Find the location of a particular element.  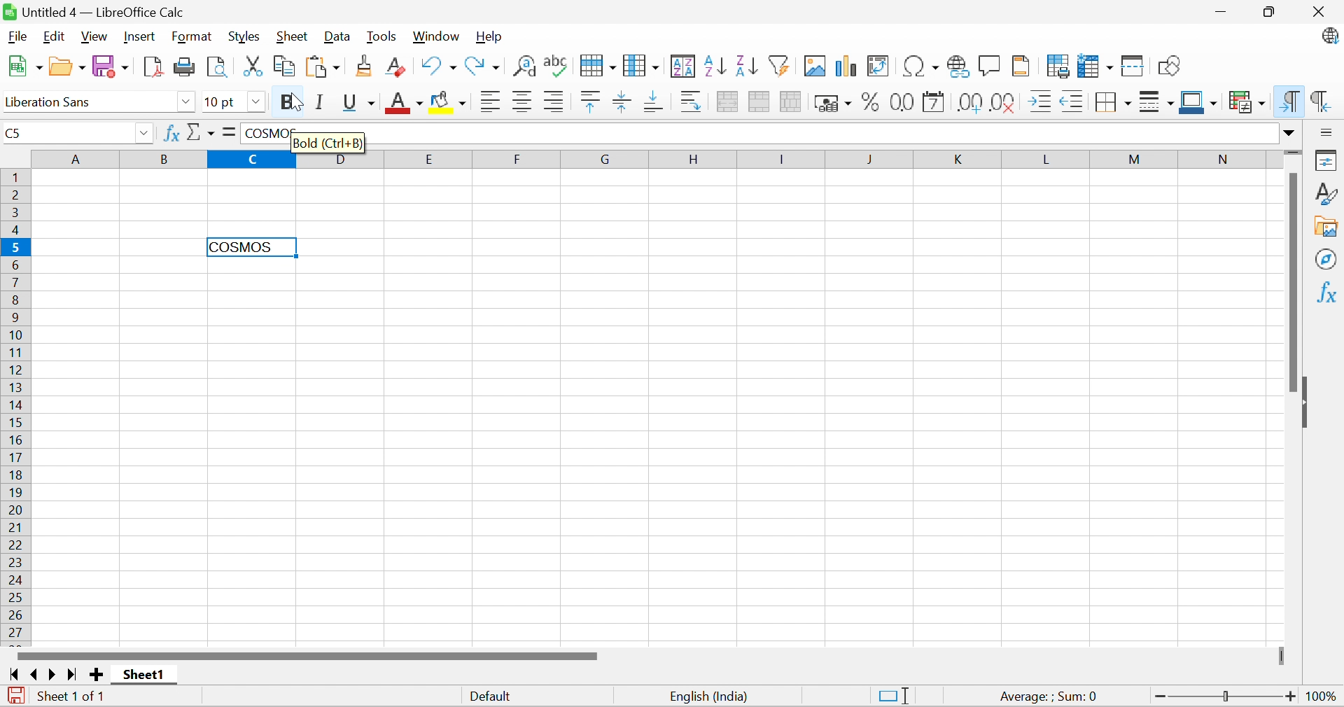

Redo is located at coordinates (485, 65).